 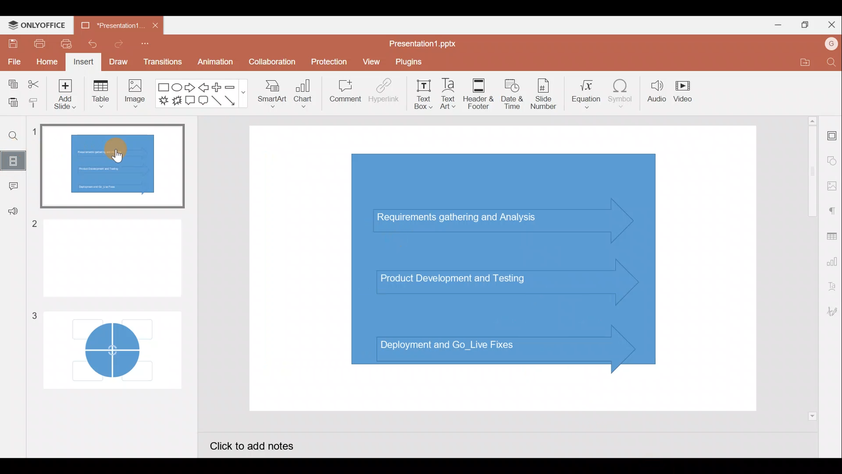 I want to click on Header & footer, so click(x=481, y=94).